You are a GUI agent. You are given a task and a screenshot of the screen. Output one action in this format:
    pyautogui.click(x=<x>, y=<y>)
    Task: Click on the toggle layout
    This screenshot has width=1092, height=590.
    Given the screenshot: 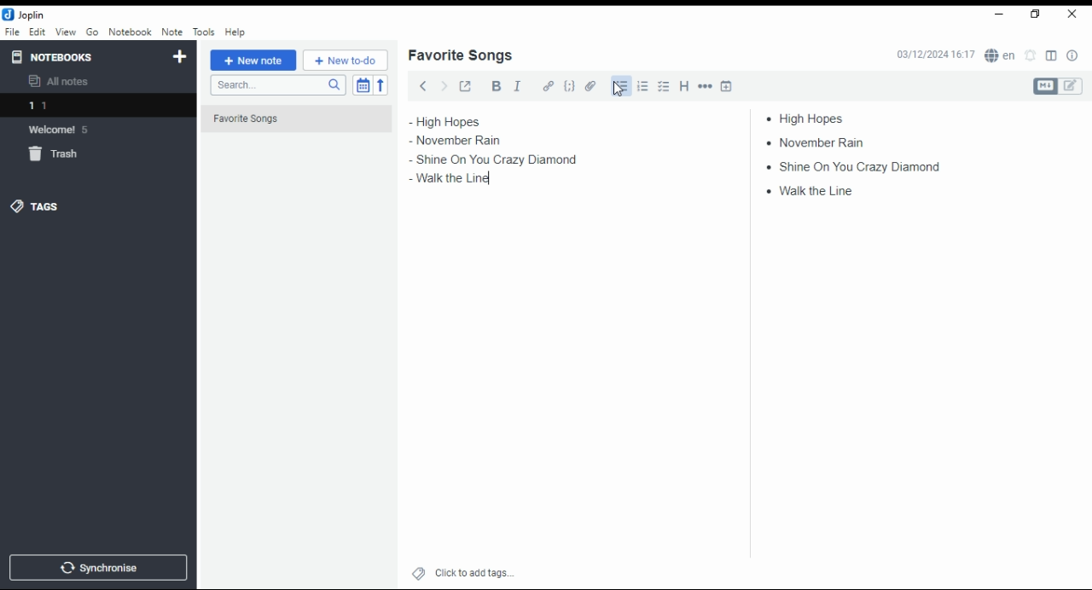 What is the action you would take?
    pyautogui.click(x=1052, y=56)
    